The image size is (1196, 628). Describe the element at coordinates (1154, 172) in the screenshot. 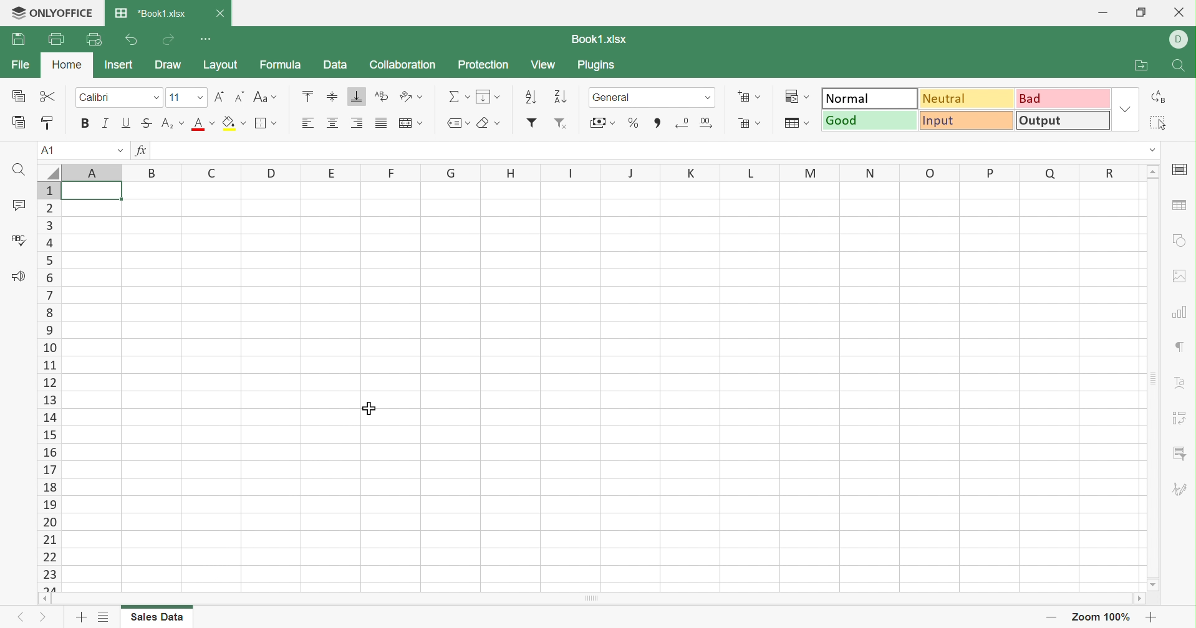

I see `Scroll Up` at that location.